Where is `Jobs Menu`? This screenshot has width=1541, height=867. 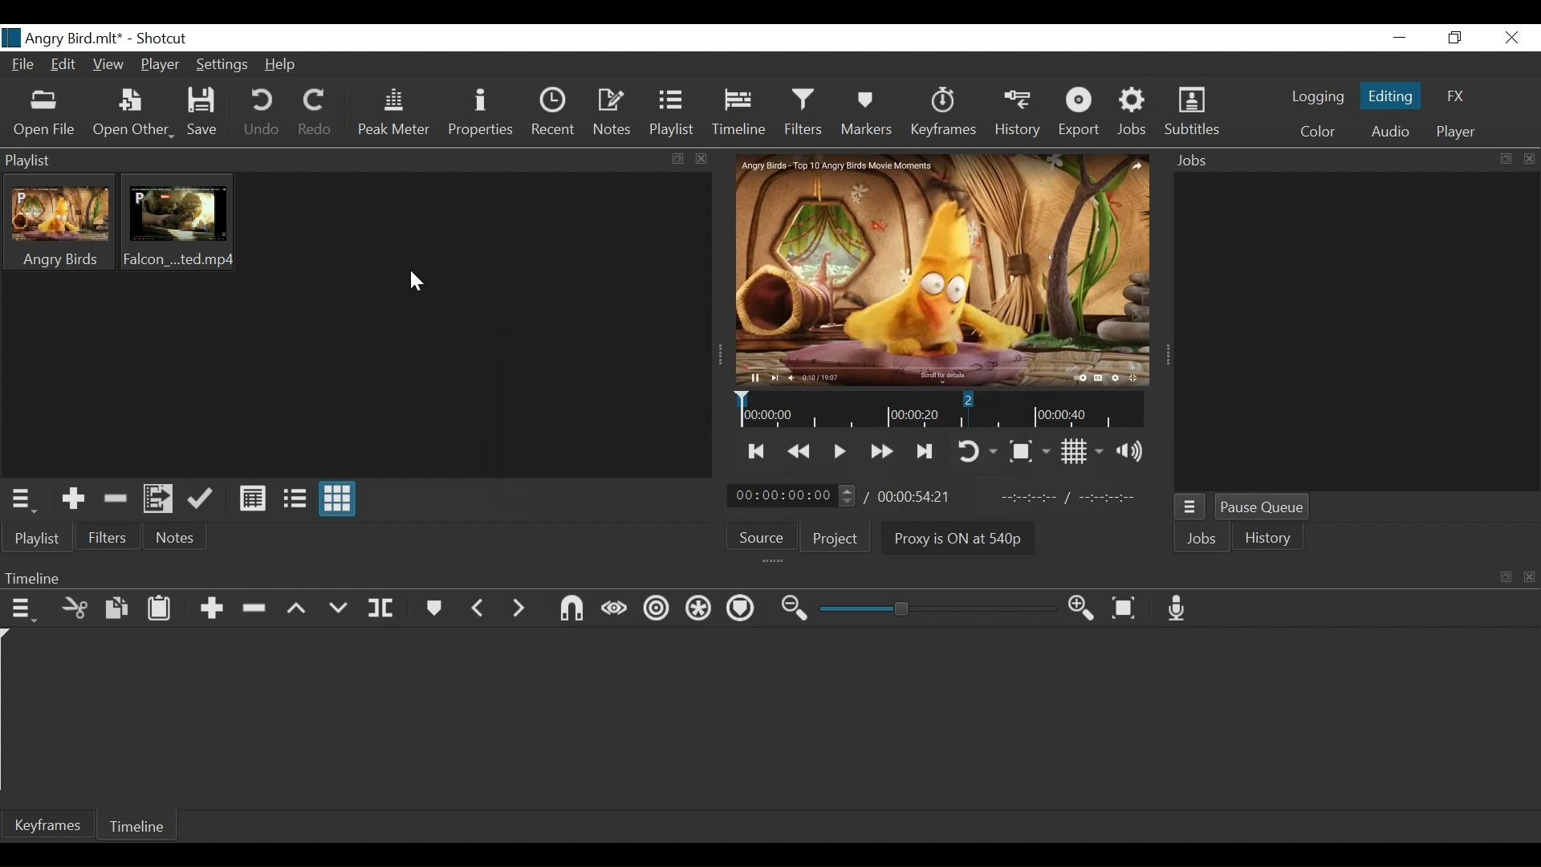
Jobs Menu is located at coordinates (1189, 507).